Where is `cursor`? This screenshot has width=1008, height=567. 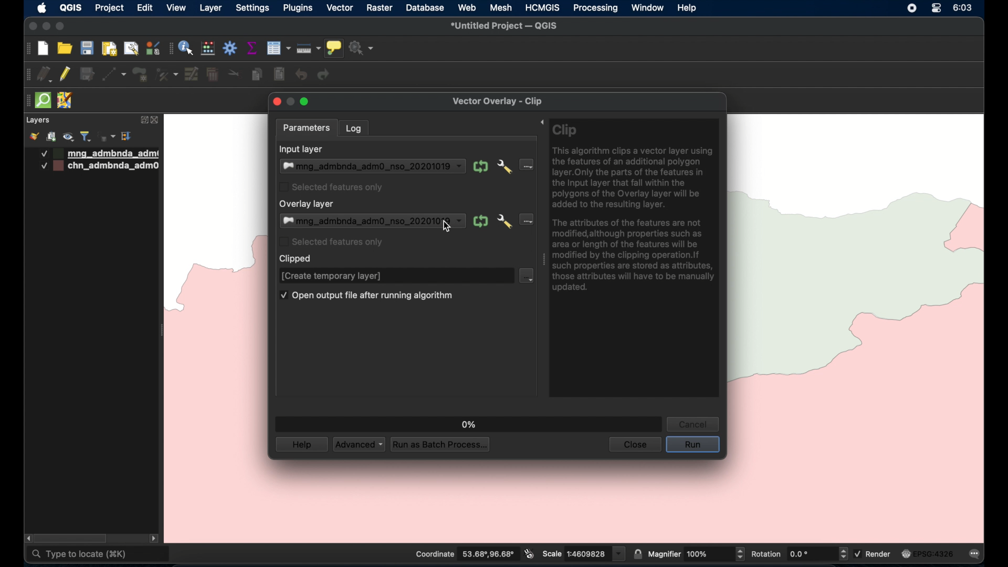
cursor is located at coordinates (448, 226).